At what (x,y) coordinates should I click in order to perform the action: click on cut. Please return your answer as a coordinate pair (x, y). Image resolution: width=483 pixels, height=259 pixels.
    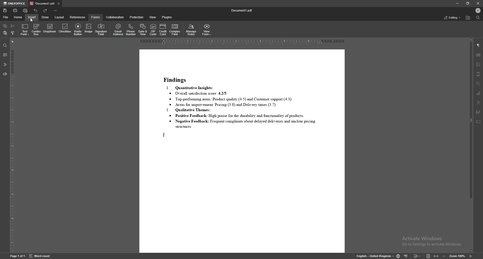
    Looking at the image, I should click on (13, 25).